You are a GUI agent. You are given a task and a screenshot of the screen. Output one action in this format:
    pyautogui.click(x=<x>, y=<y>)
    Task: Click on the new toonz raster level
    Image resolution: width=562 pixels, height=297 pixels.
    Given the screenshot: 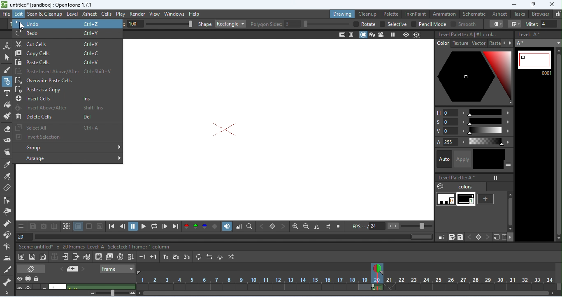 What is the action you would take?
    pyautogui.click(x=21, y=256)
    